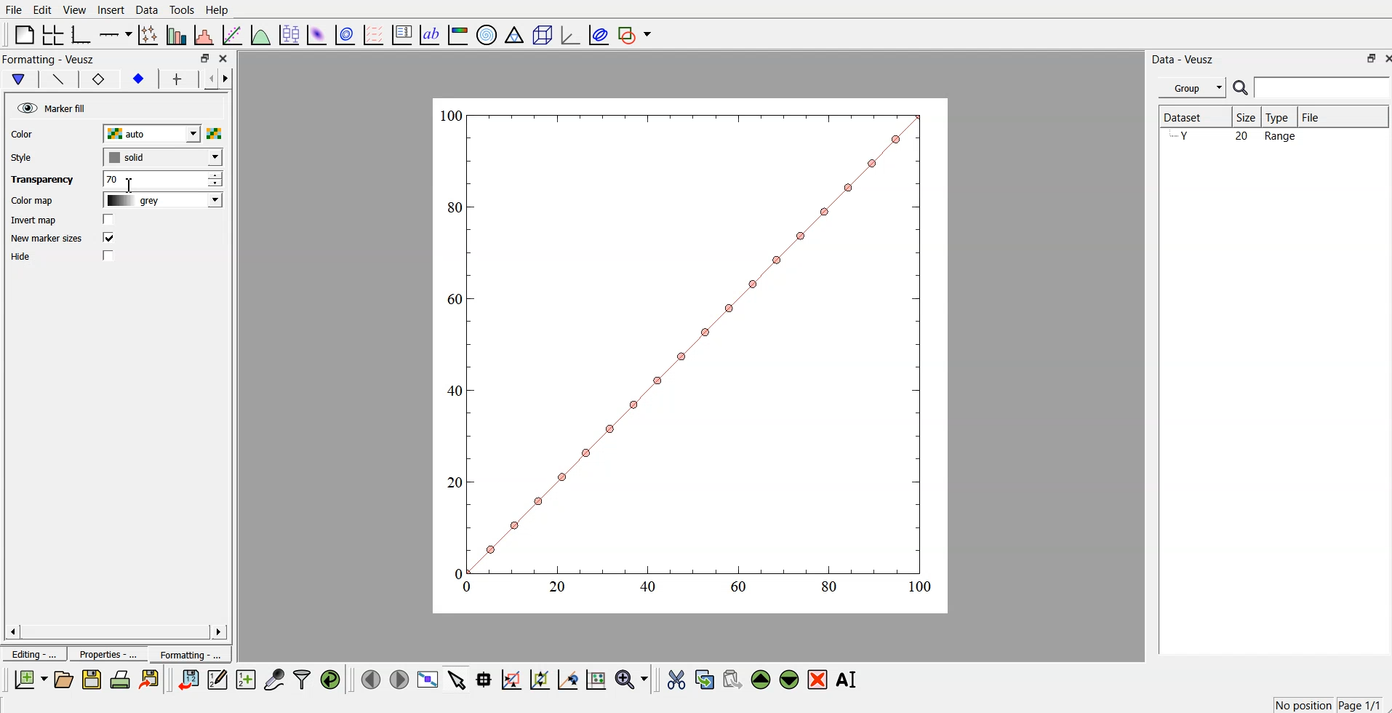 The height and width of the screenshot is (713, 1392). I want to click on Invert map, so click(34, 220).